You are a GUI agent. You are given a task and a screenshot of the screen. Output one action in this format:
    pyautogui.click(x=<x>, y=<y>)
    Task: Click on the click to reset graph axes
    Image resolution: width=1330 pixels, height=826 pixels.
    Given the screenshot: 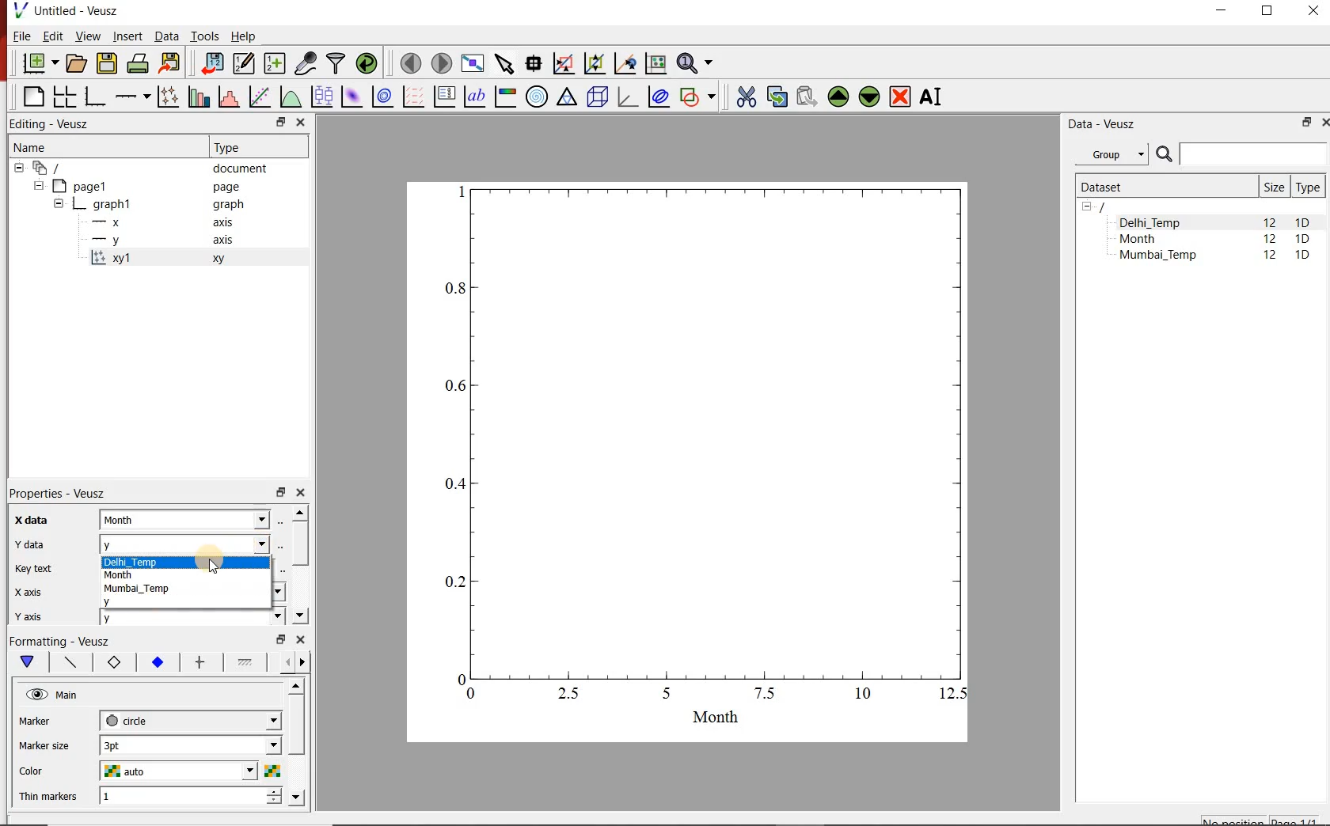 What is the action you would take?
    pyautogui.click(x=655, y=64)
    